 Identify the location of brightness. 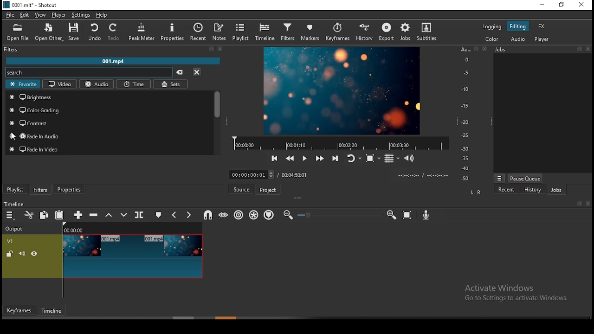
(109, 98).